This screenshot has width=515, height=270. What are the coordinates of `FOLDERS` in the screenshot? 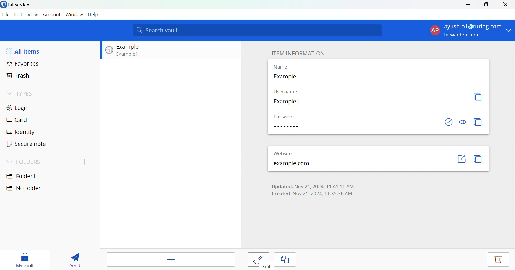 It's located at (28, 162).